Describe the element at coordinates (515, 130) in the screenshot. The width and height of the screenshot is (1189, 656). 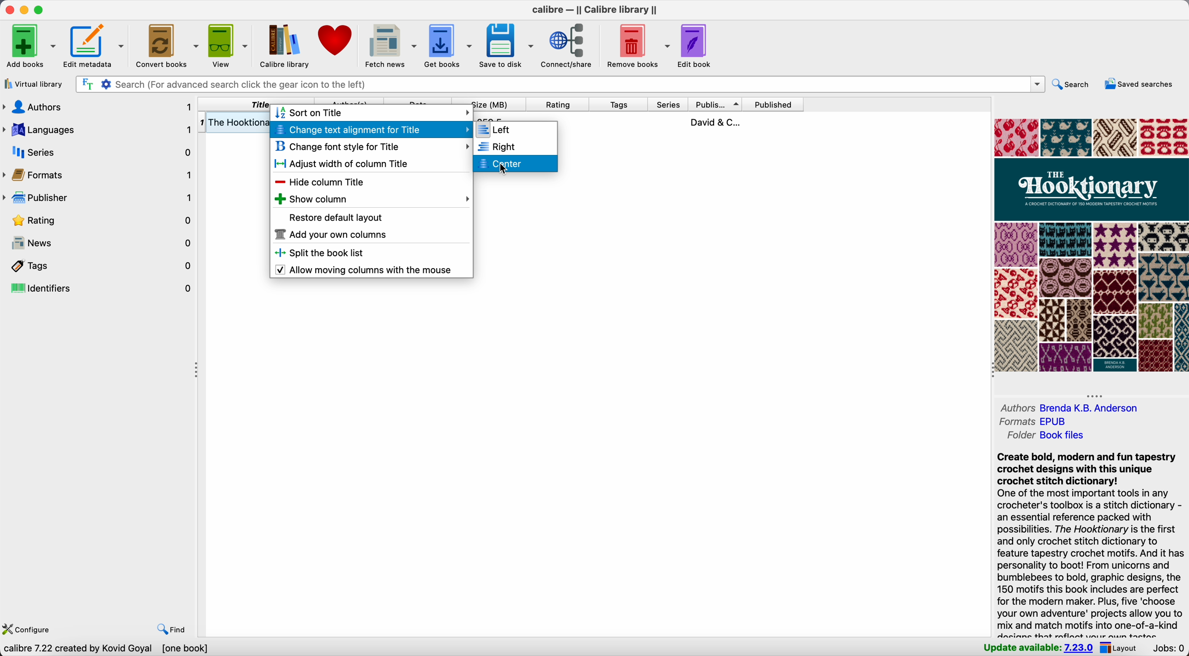
I see `left` at that location.